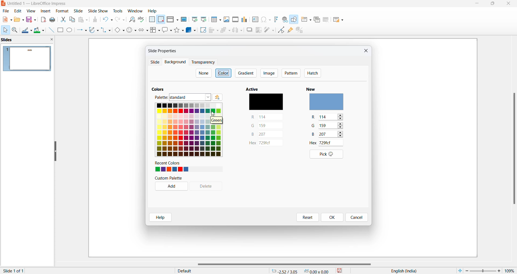 The width and height of the screenshot is (517, 274). What do you see at coordinates (165, 51) in the screenshot?
I see `dialog box heading` at bounding box center [165, 51].